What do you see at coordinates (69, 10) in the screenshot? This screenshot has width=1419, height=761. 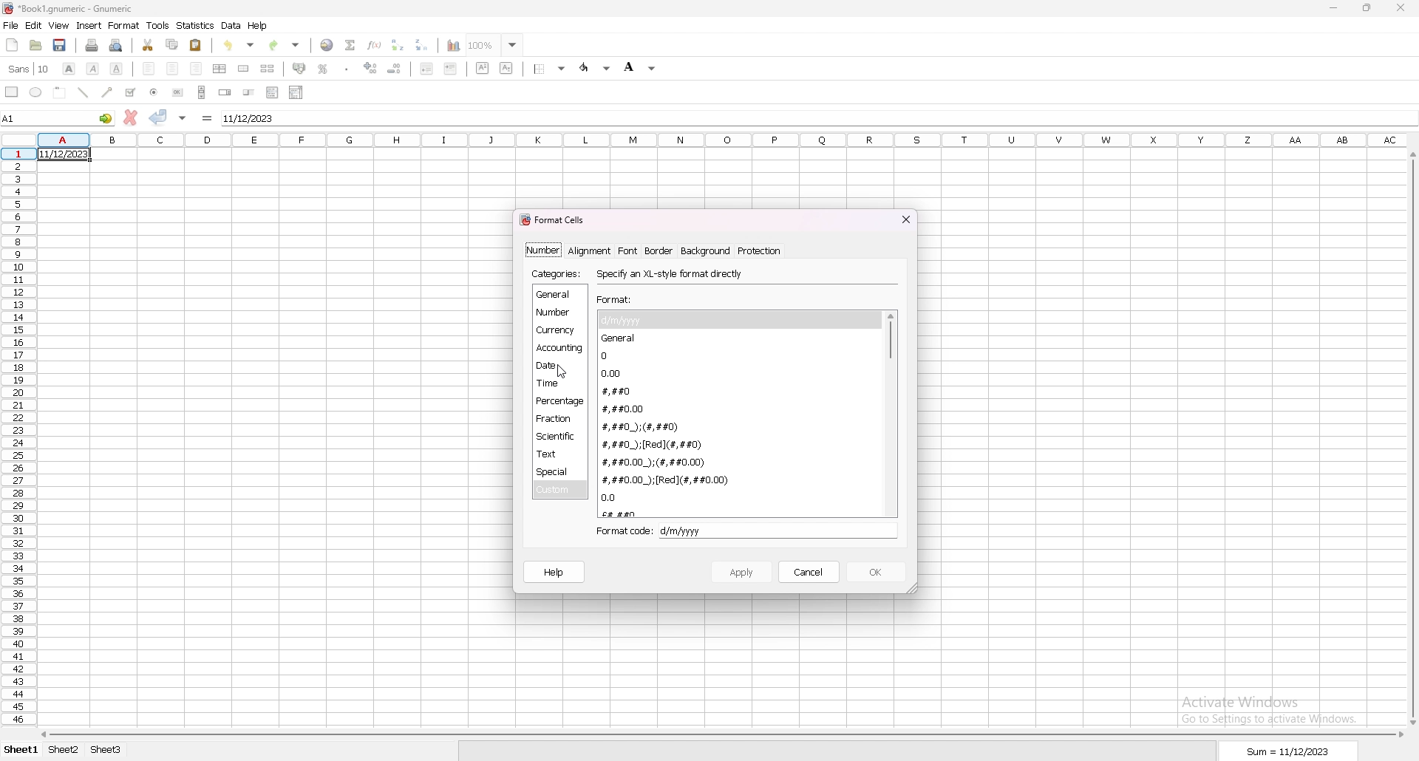 I see `file name` at bounding box center [69, 10].